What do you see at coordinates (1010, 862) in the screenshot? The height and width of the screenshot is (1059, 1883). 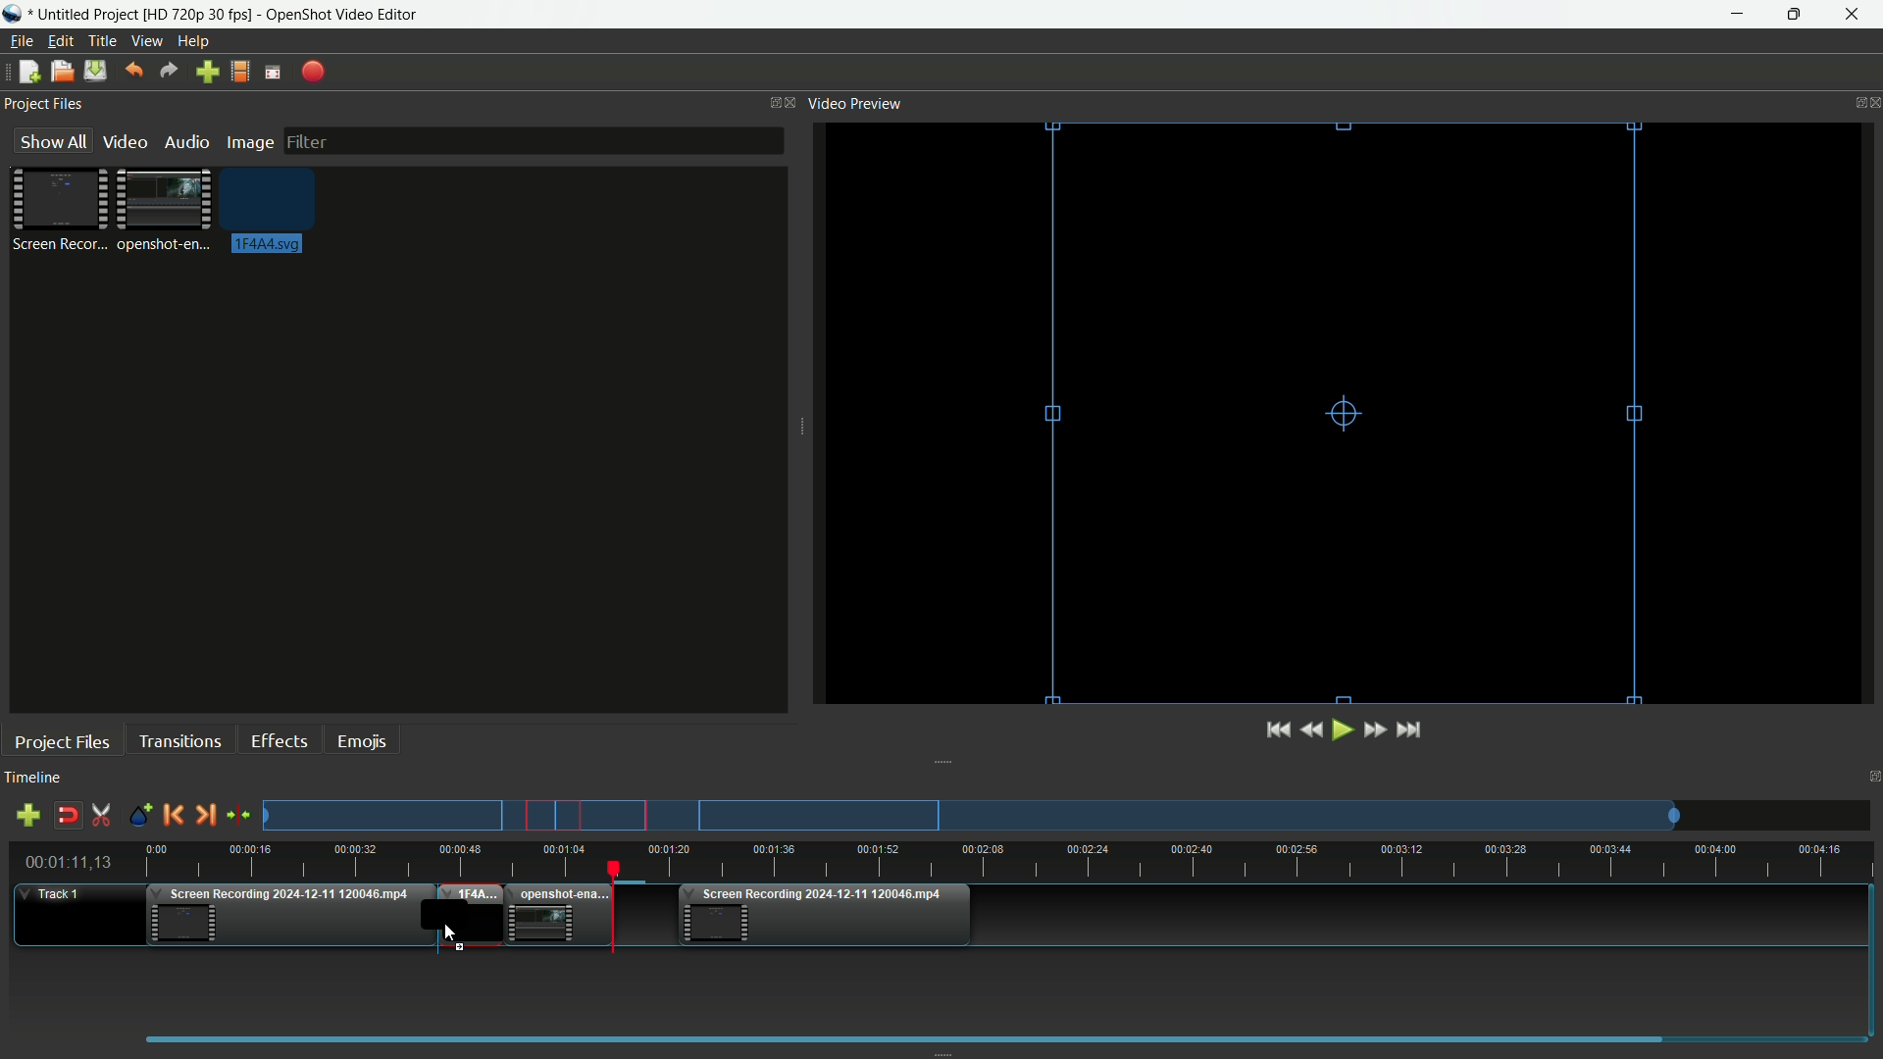 I see `timeline ruler` at bounding box center [1010, 862].